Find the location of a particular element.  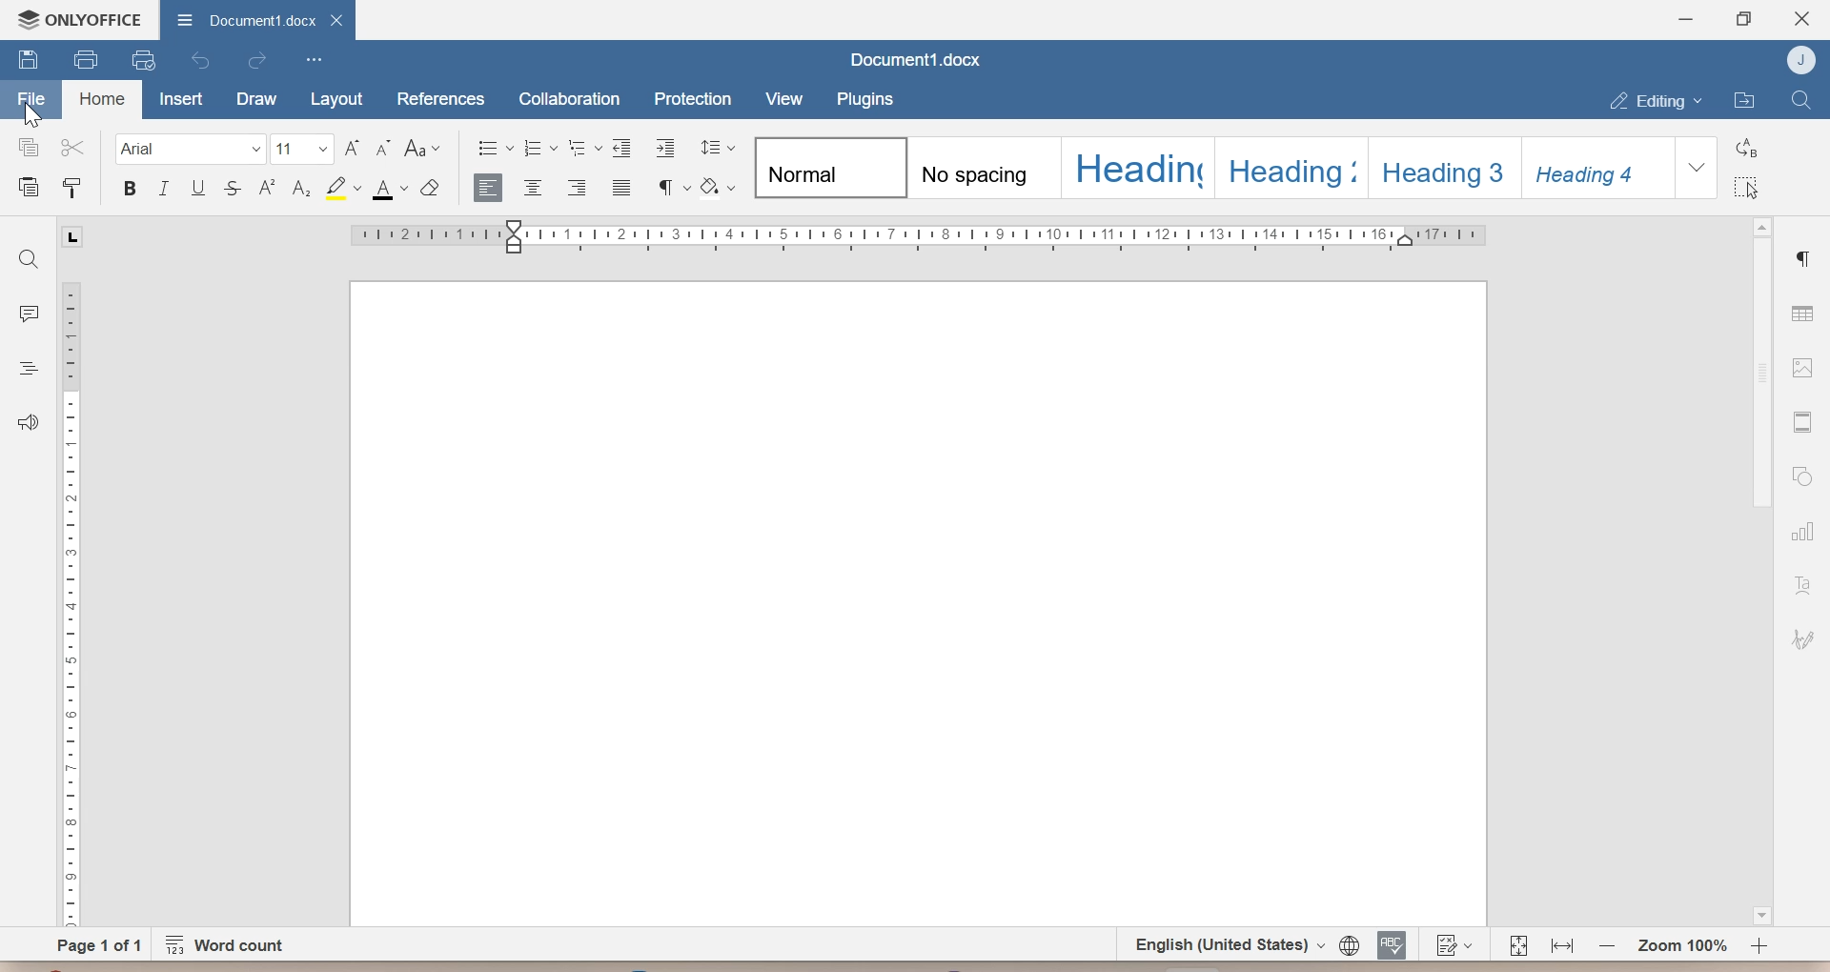

Paragraph line spacing is located at coordinates (715, 148).